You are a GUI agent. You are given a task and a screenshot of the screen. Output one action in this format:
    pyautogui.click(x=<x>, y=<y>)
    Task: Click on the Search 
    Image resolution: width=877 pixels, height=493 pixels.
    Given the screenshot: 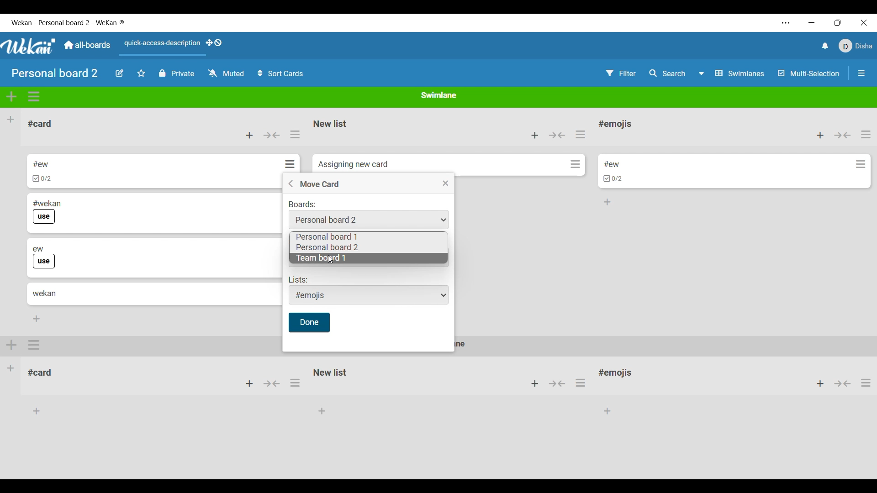 What is the action you would take?
    pyautogui.click(x=668, y=73)
    